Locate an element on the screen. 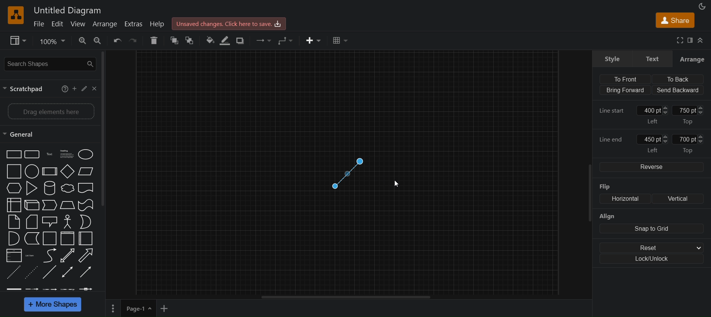  align is located at coordinates (607, 217).